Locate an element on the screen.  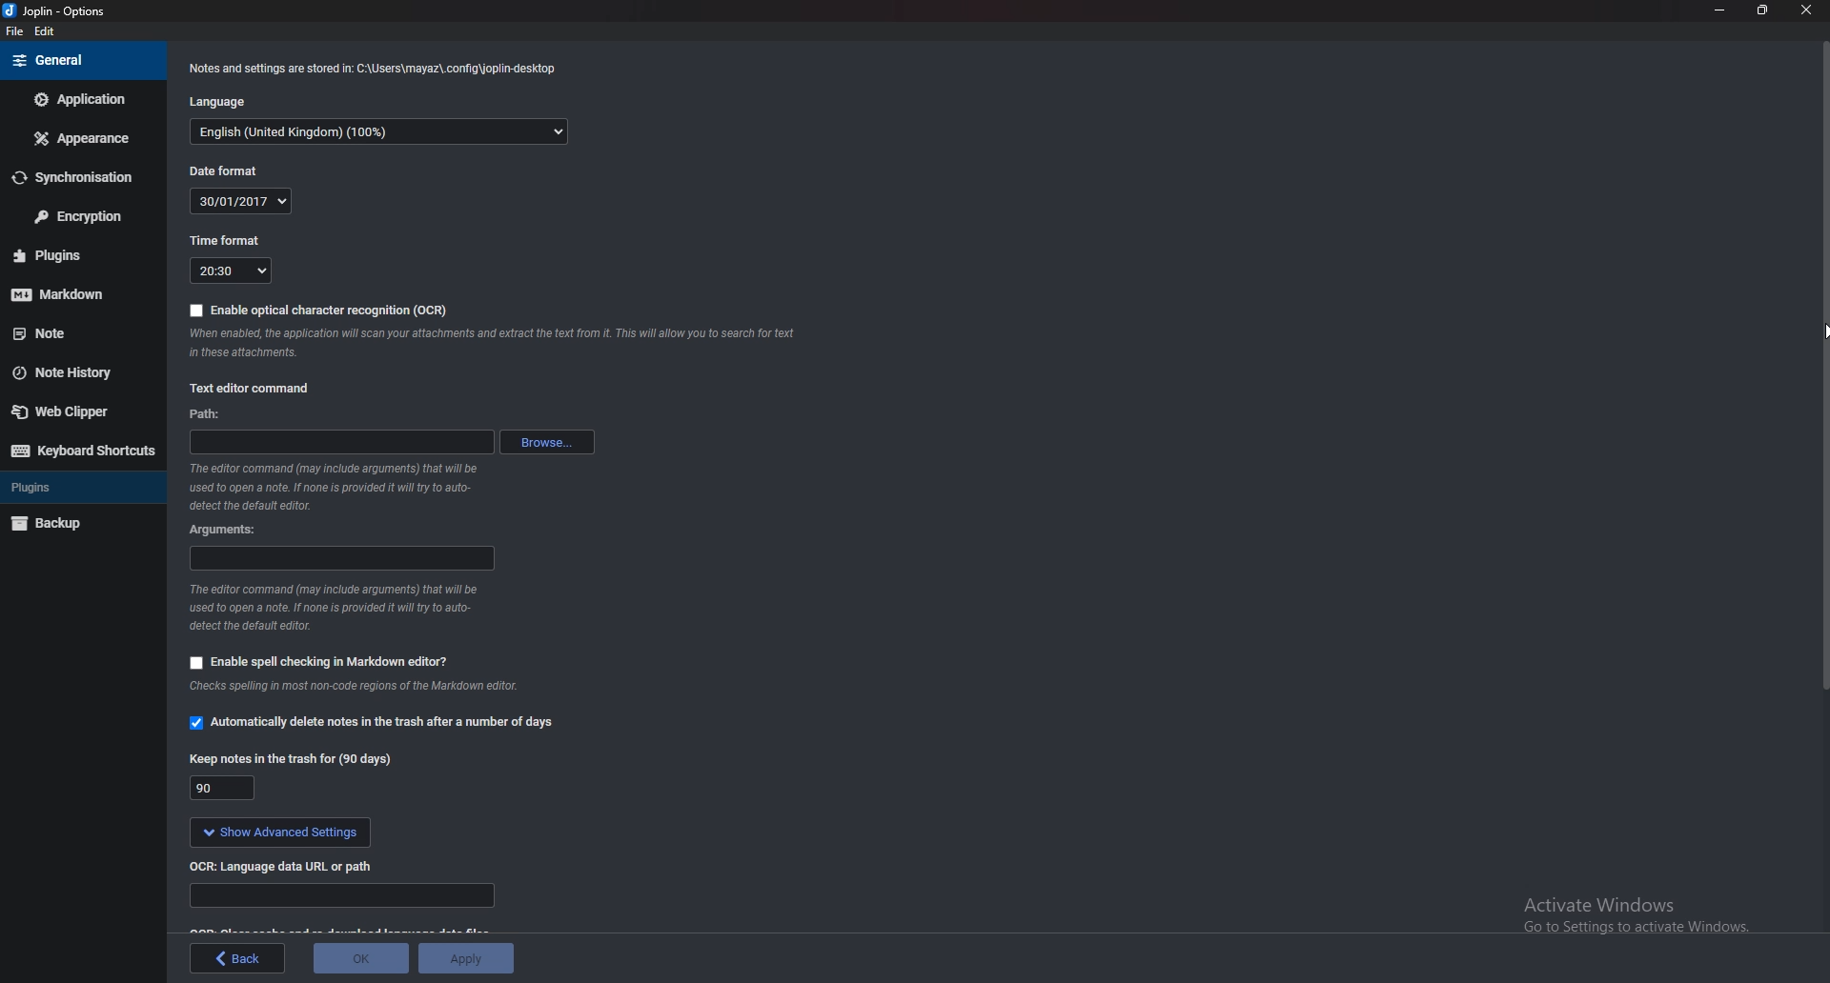
edit is located at coordinates (47, 31).